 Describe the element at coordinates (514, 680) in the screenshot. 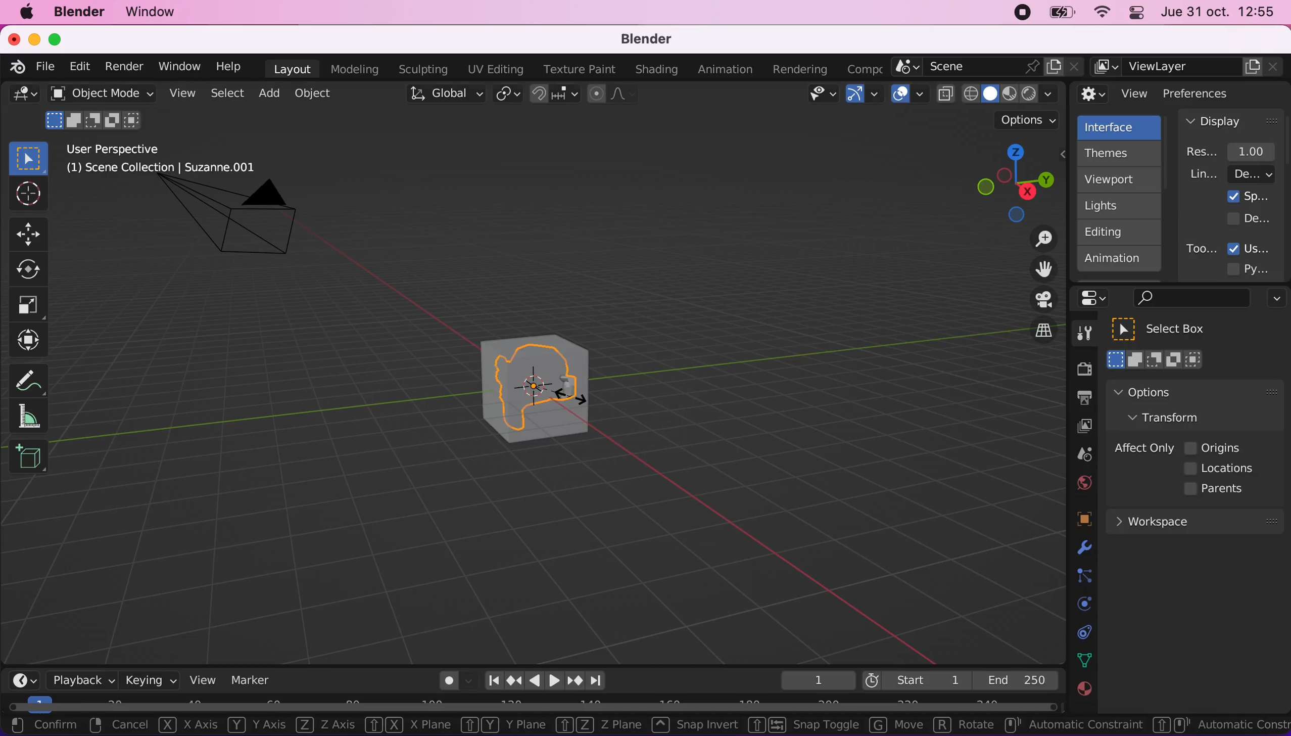

I see `jump to keyframe` at that location.